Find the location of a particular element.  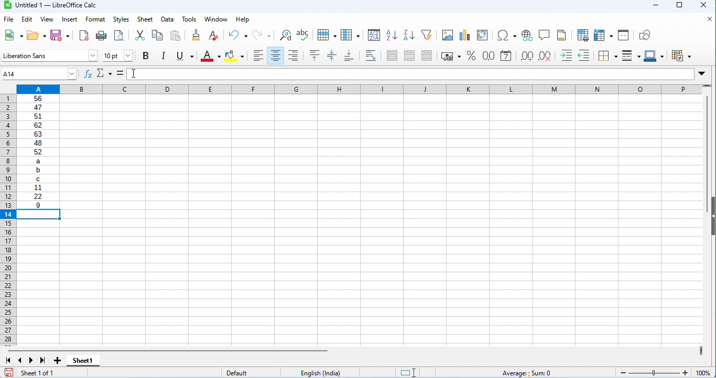

Untitled 1 — LibreOffice Calc is located at coordinates (56, 5).